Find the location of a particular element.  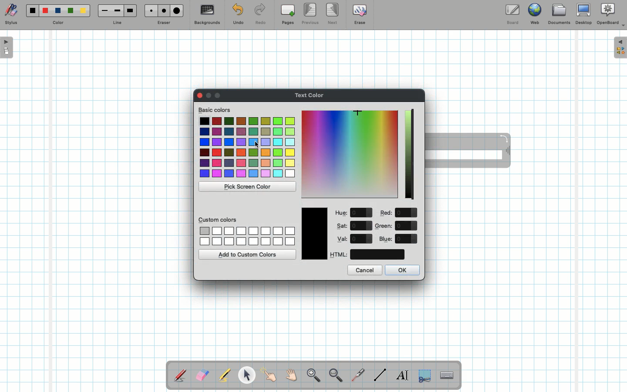

Stylus is located at coordinates (11, 14).